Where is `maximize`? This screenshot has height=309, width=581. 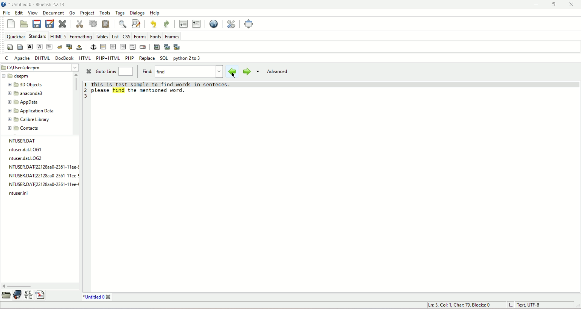 maximize is located at coordinates (553, 5).